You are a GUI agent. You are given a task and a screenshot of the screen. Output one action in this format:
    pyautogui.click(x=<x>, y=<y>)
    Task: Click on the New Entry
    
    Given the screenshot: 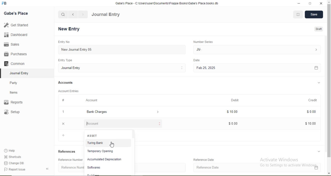 What is the action you would take?
    pyautogui.click(x=70, y=29)
    